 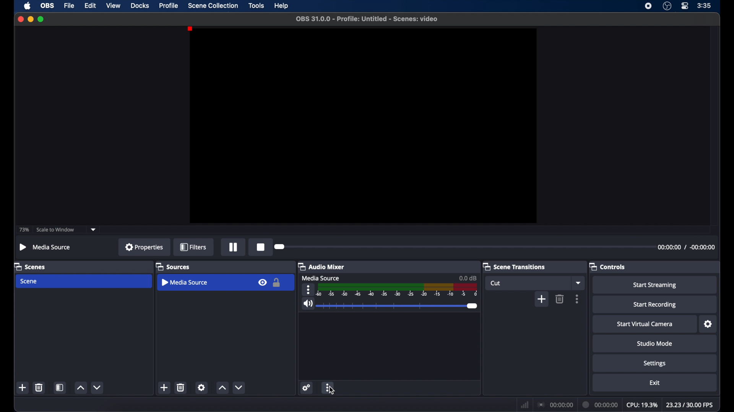 What do you see at coordinates (282, 6) in the screenshot?
I see `help` at bounding box center [282, 6].